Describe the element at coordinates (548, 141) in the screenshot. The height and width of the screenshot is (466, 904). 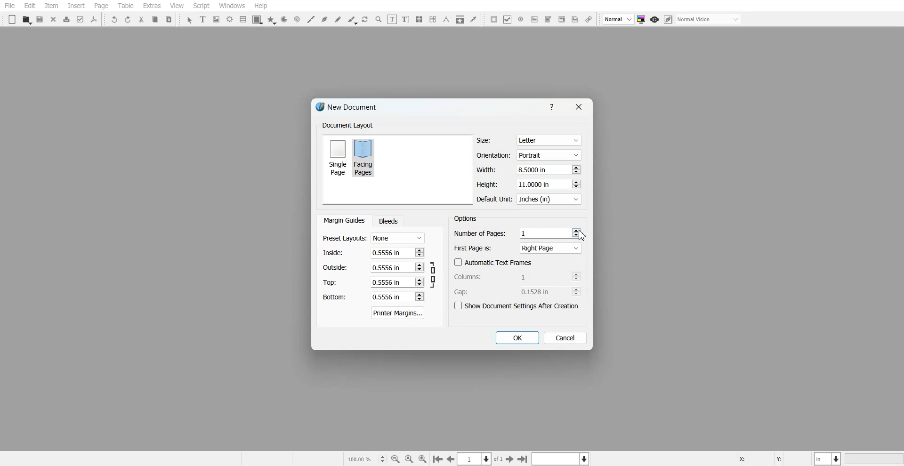
I see `Letter` at that location.